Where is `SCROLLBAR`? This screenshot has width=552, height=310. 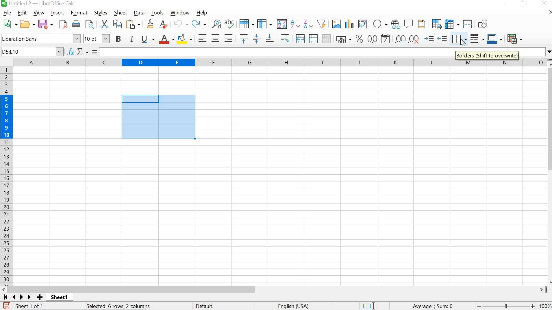 SCROLLBAR is located at coordinates (549, 171).